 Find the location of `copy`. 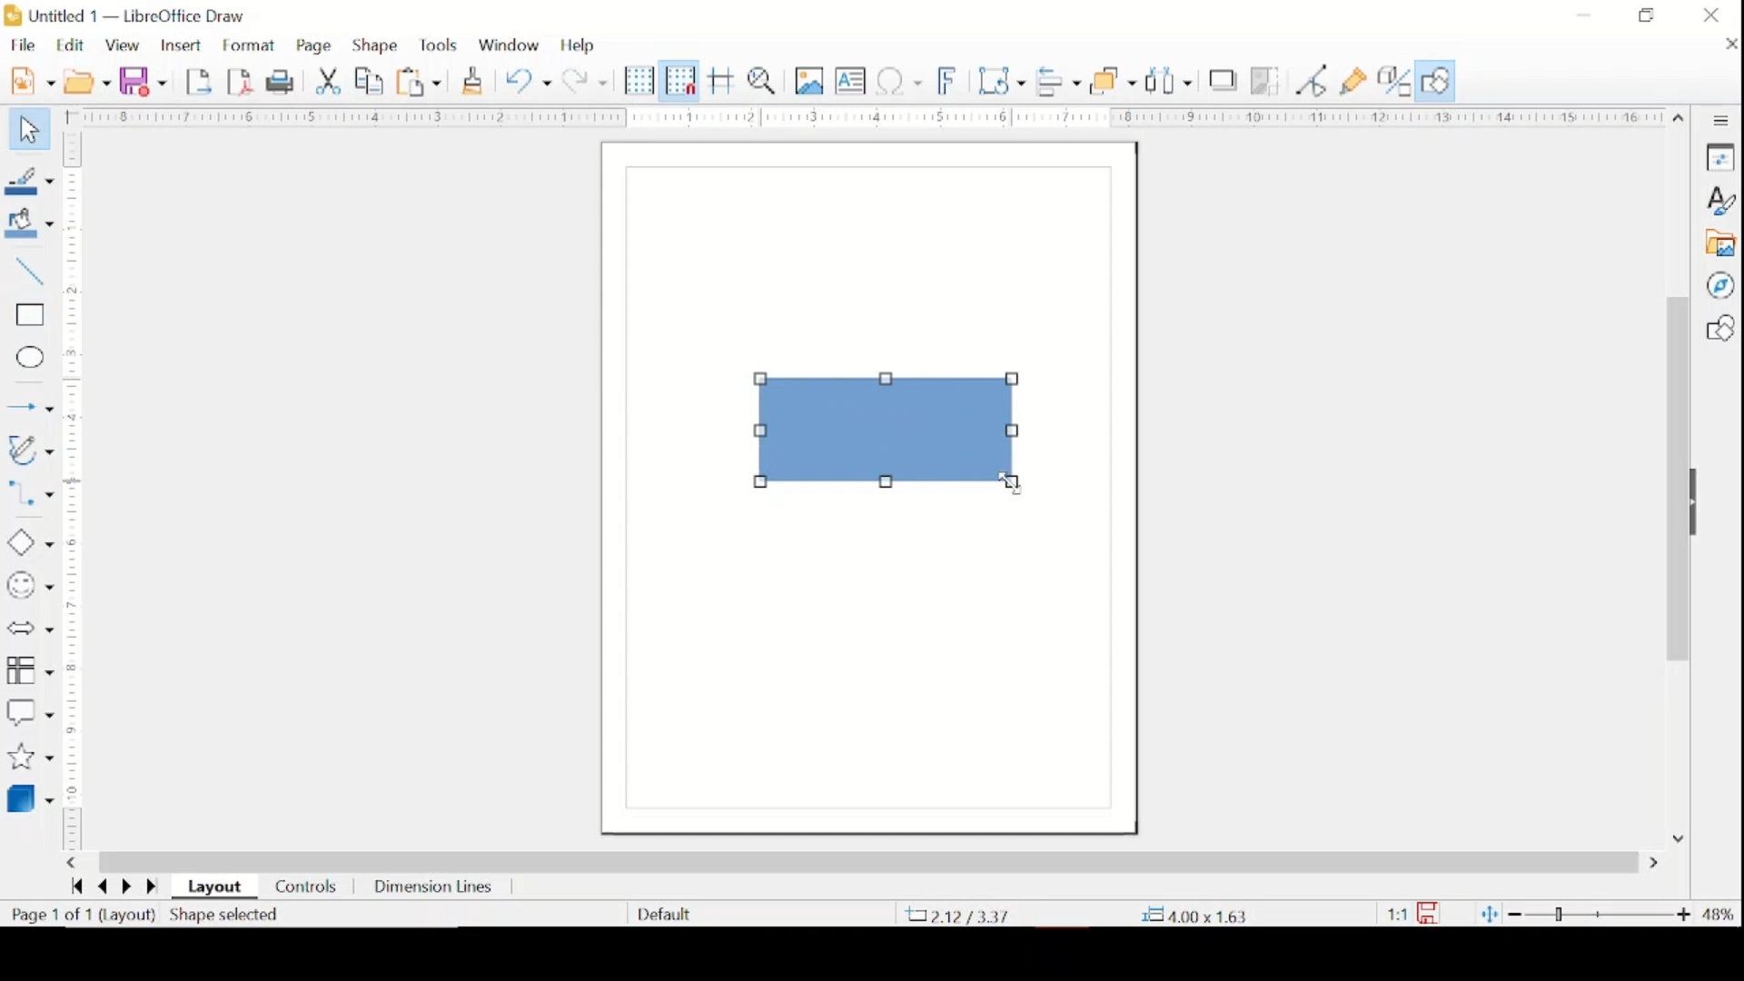

copy is located at coordinates (372, 82).